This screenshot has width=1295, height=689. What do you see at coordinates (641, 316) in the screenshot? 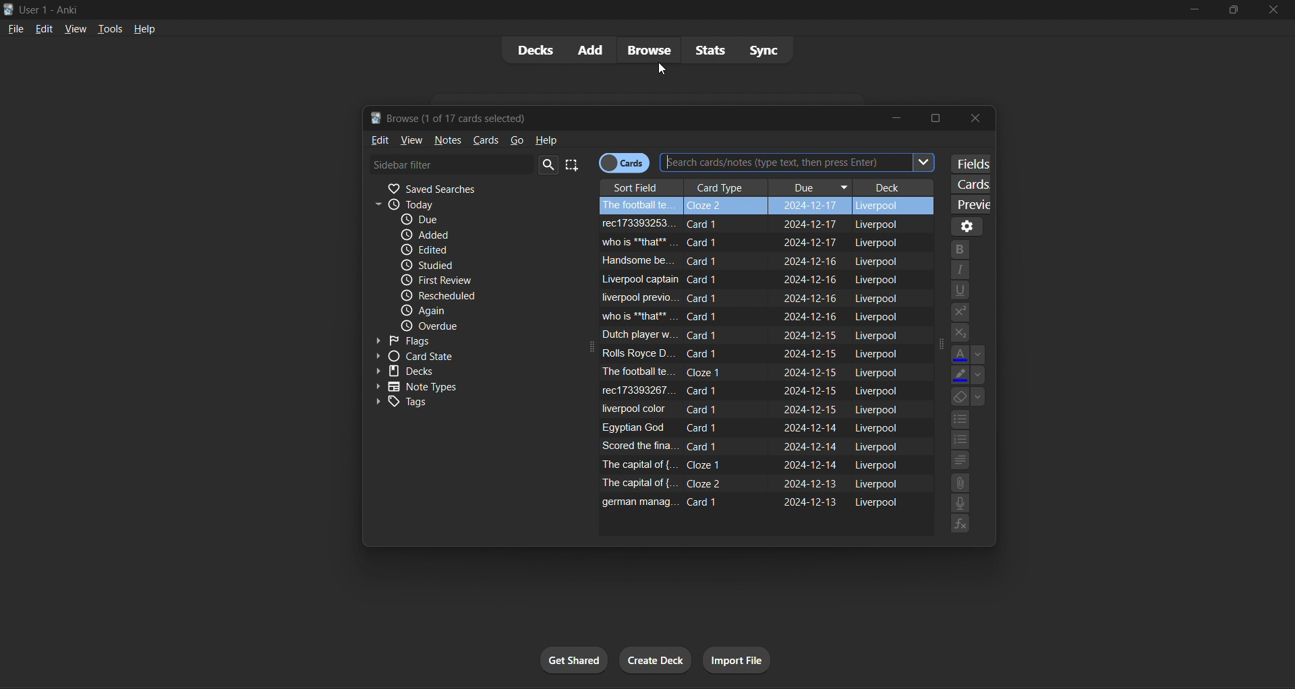
I see `field` at bounding box center [641, 316].